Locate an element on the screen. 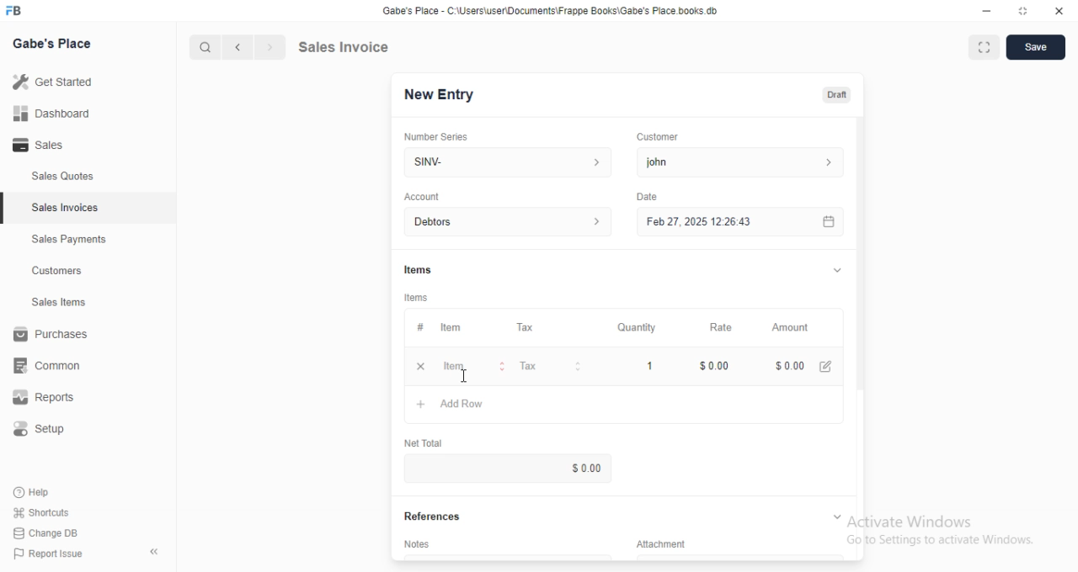 The height and width of the screenshot is (572, 1078). Tax is located at coordinates (529, 326).